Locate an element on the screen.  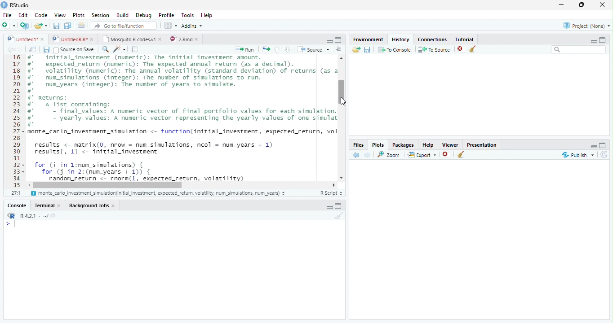
Profile is located at coordinates (166, 15).